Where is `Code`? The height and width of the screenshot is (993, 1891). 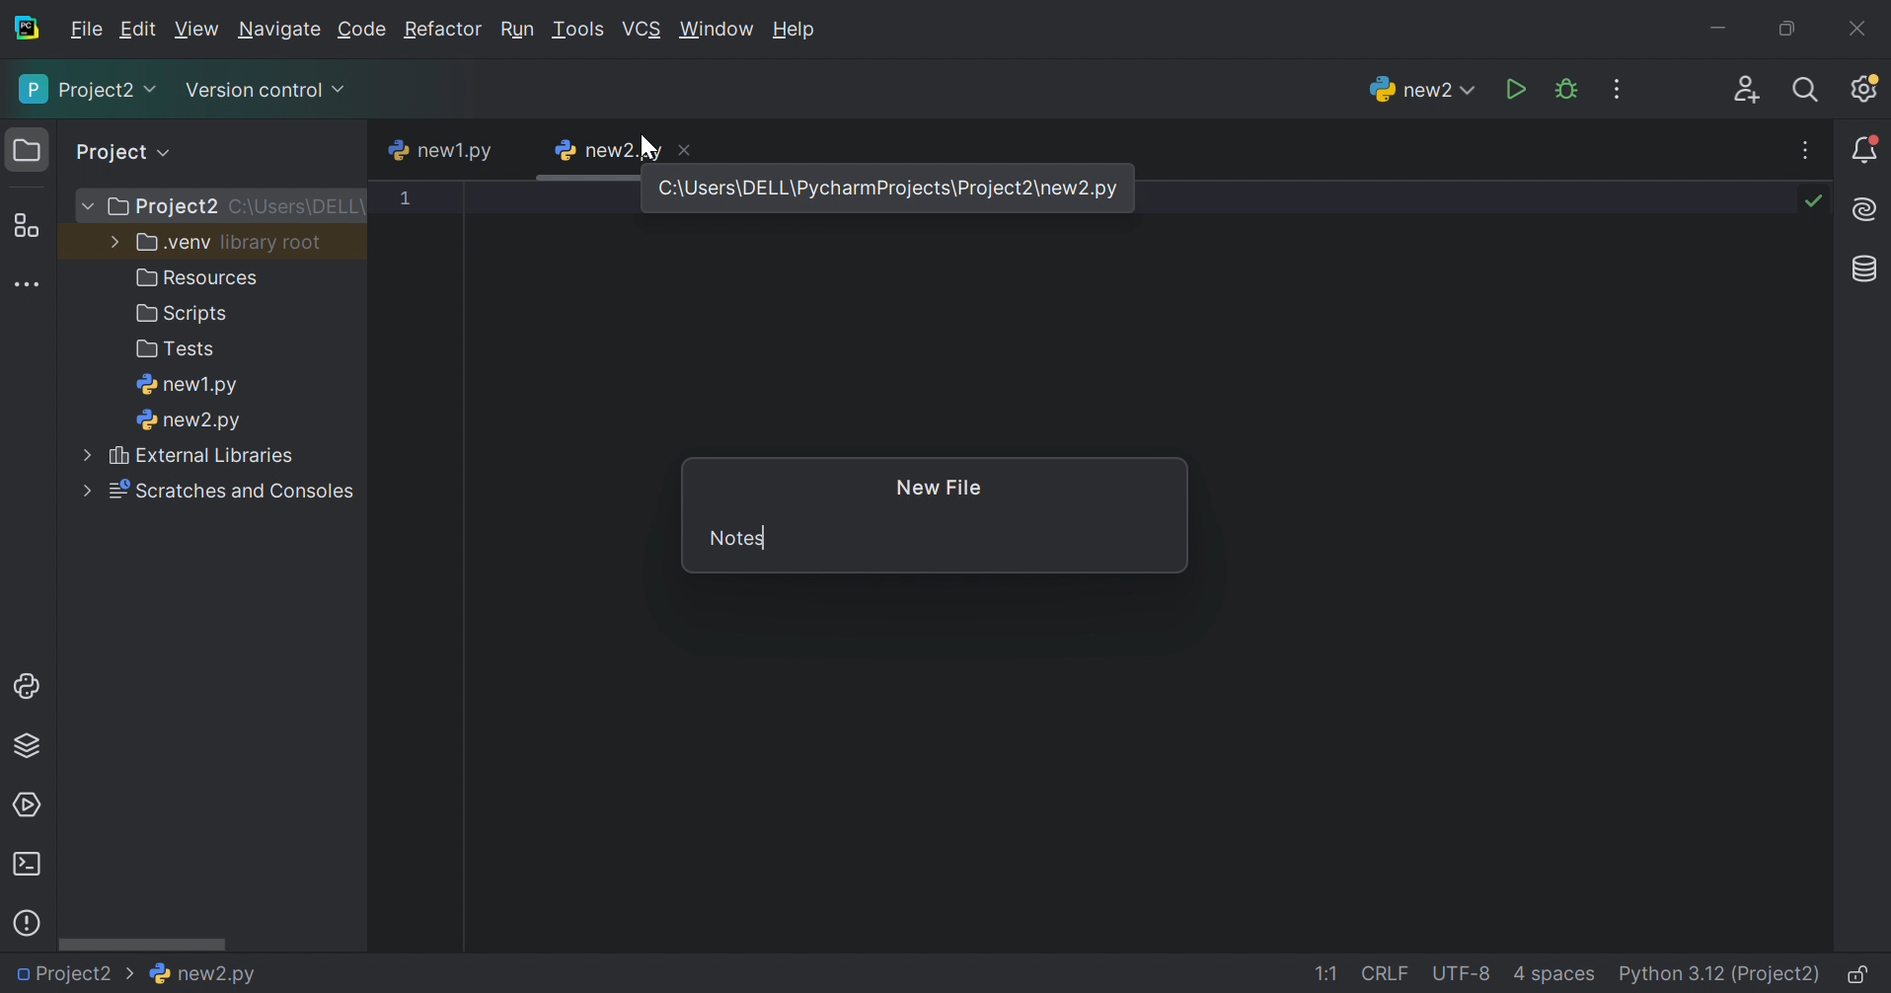 Code is located at coordinates (362, 30).